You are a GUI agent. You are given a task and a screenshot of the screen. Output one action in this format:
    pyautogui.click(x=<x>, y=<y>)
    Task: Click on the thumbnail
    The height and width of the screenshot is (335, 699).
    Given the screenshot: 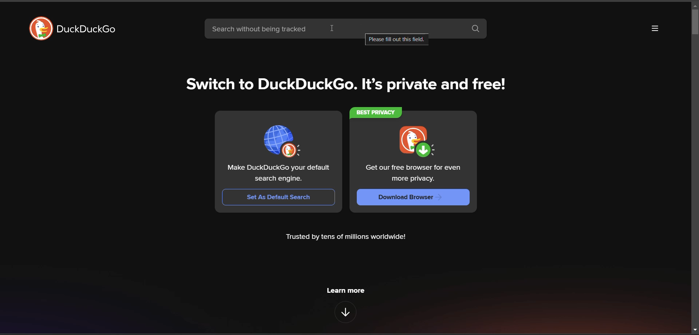 What is the action you would take?
    pyautogui.click(x=419, y=143)
    